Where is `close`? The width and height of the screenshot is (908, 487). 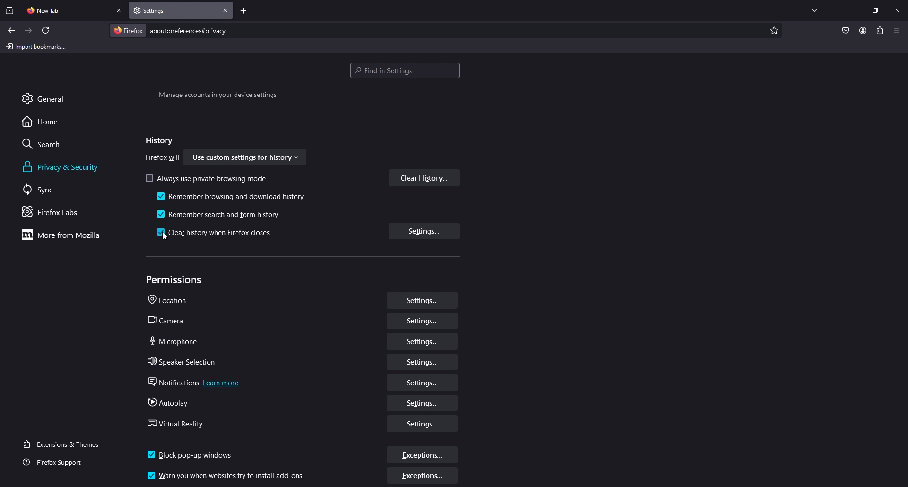 close is located at coordinates (898, 9).